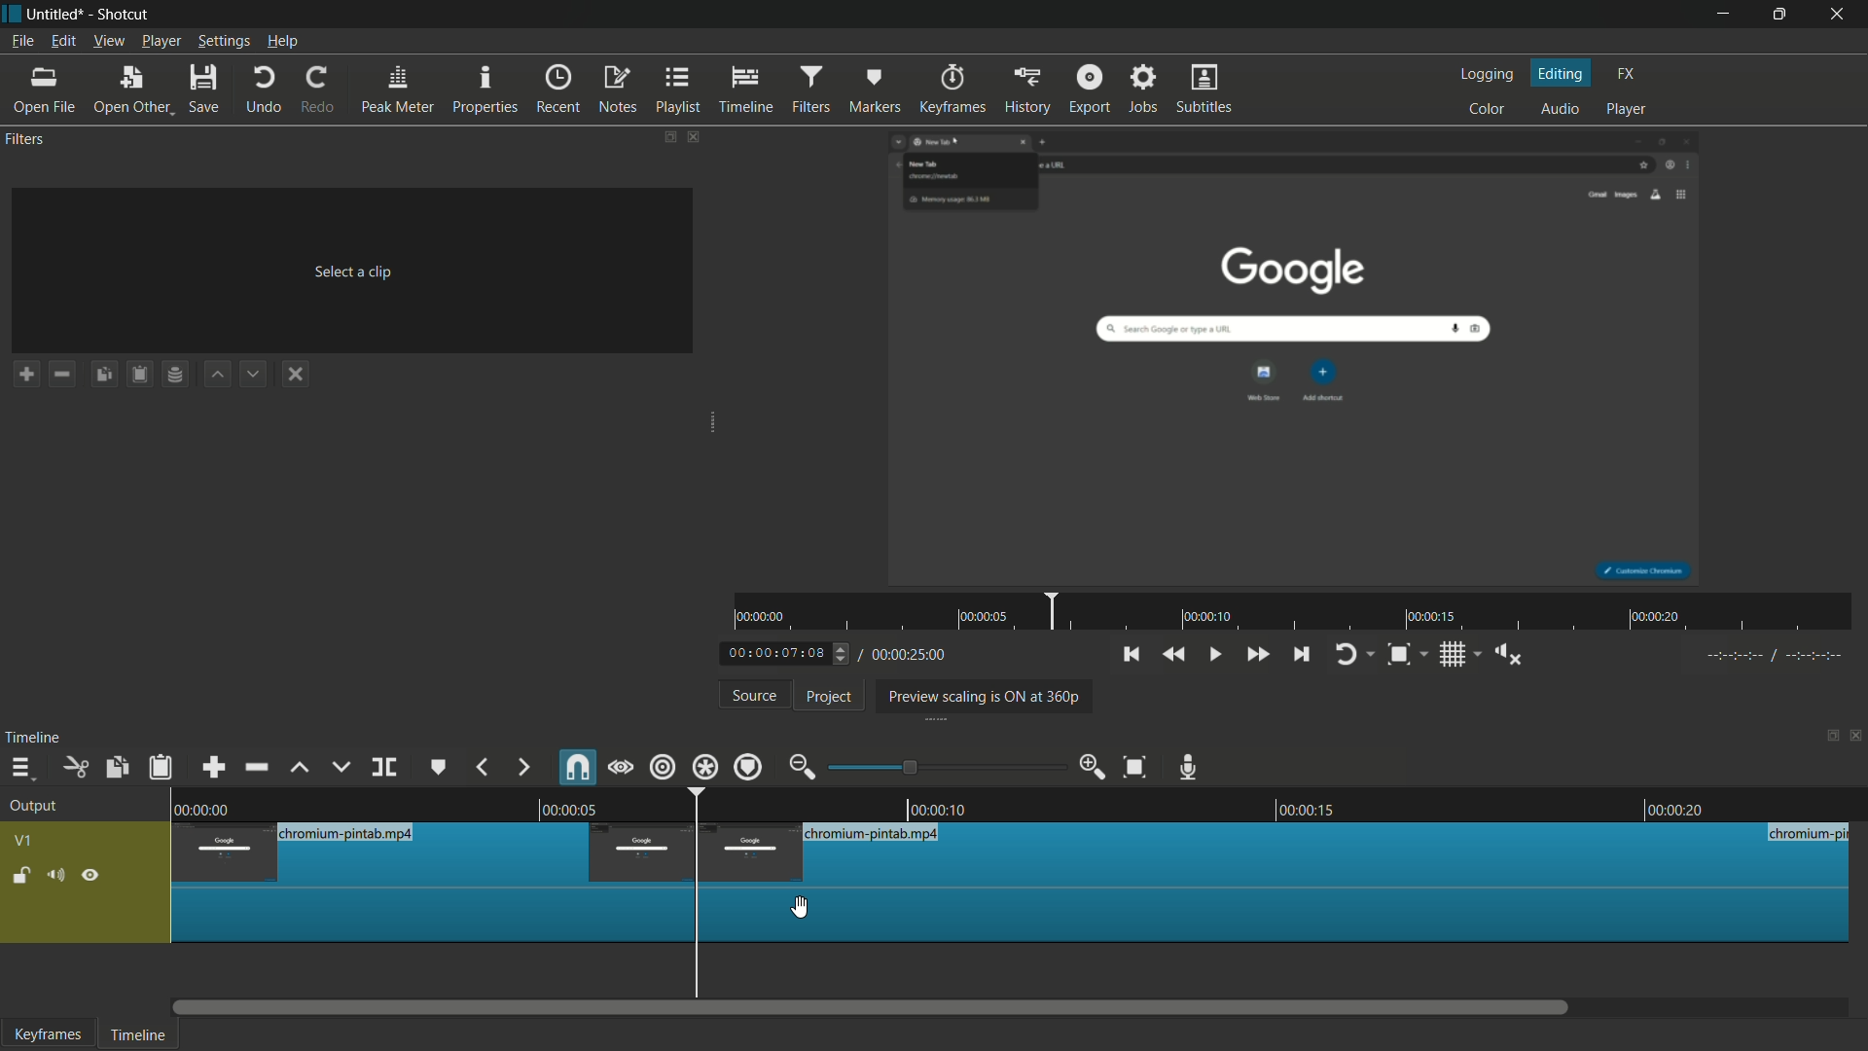 This screenshot has height=1051, width=1868. What do you see at coordinates (1773, 655) in the screenshot?
I see `---` at bounding box center [1773, 655].